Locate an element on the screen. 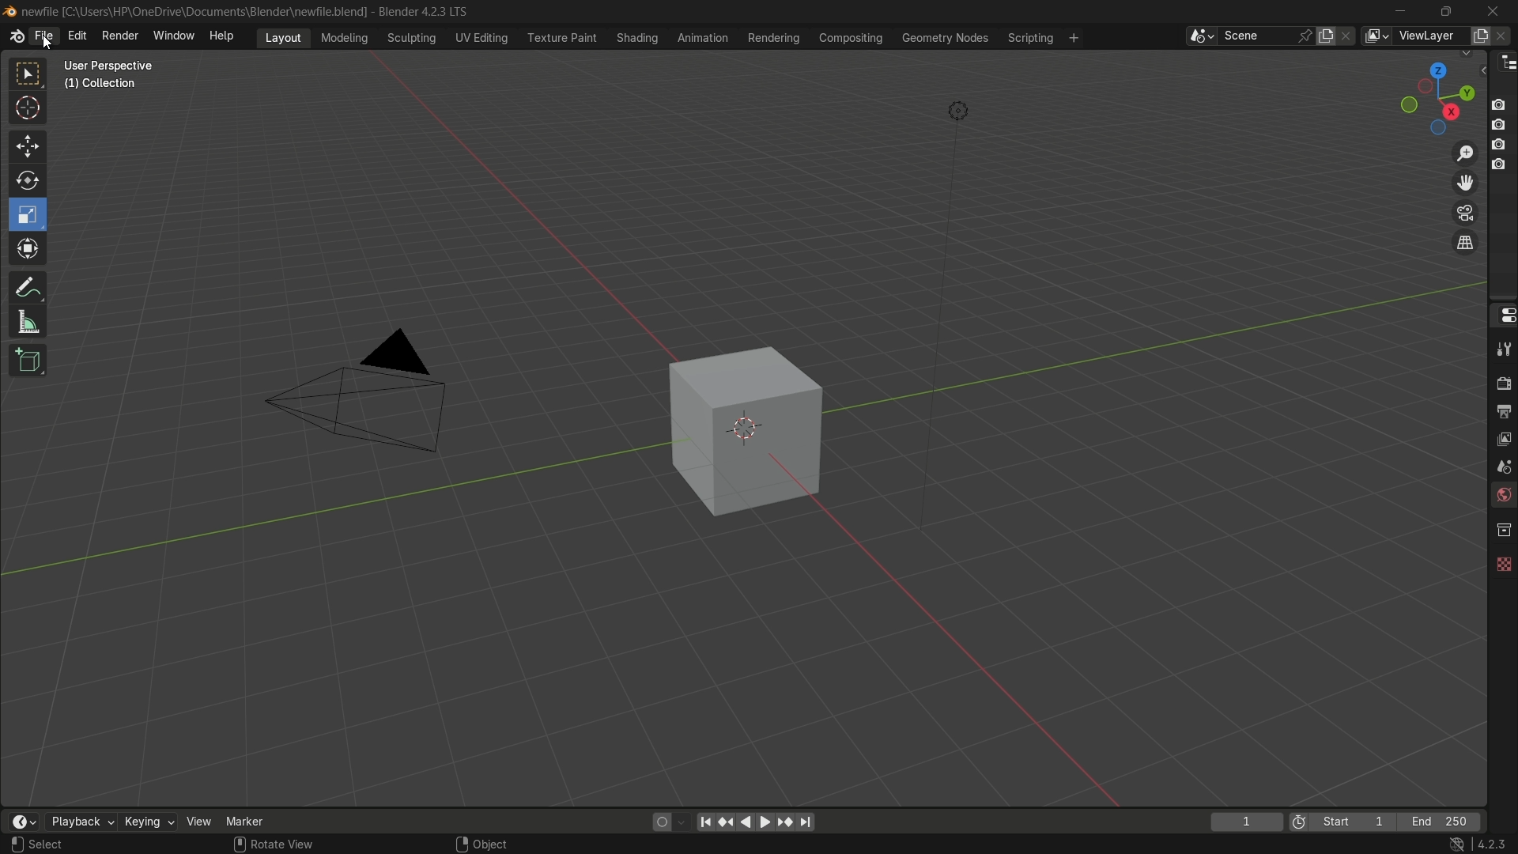 The width and height of the screenshot is (1518, 854). playback is located at coordinates (80, 822).